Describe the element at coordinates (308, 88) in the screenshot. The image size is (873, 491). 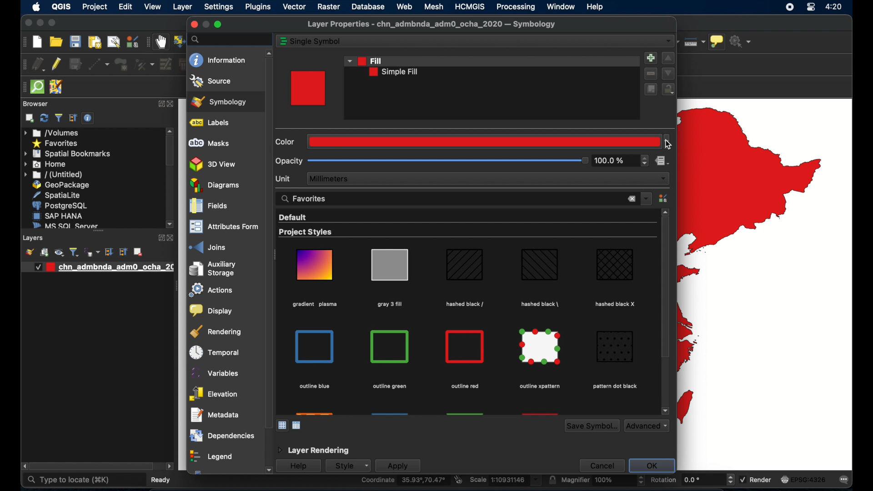
I see `red color preview` at that location.